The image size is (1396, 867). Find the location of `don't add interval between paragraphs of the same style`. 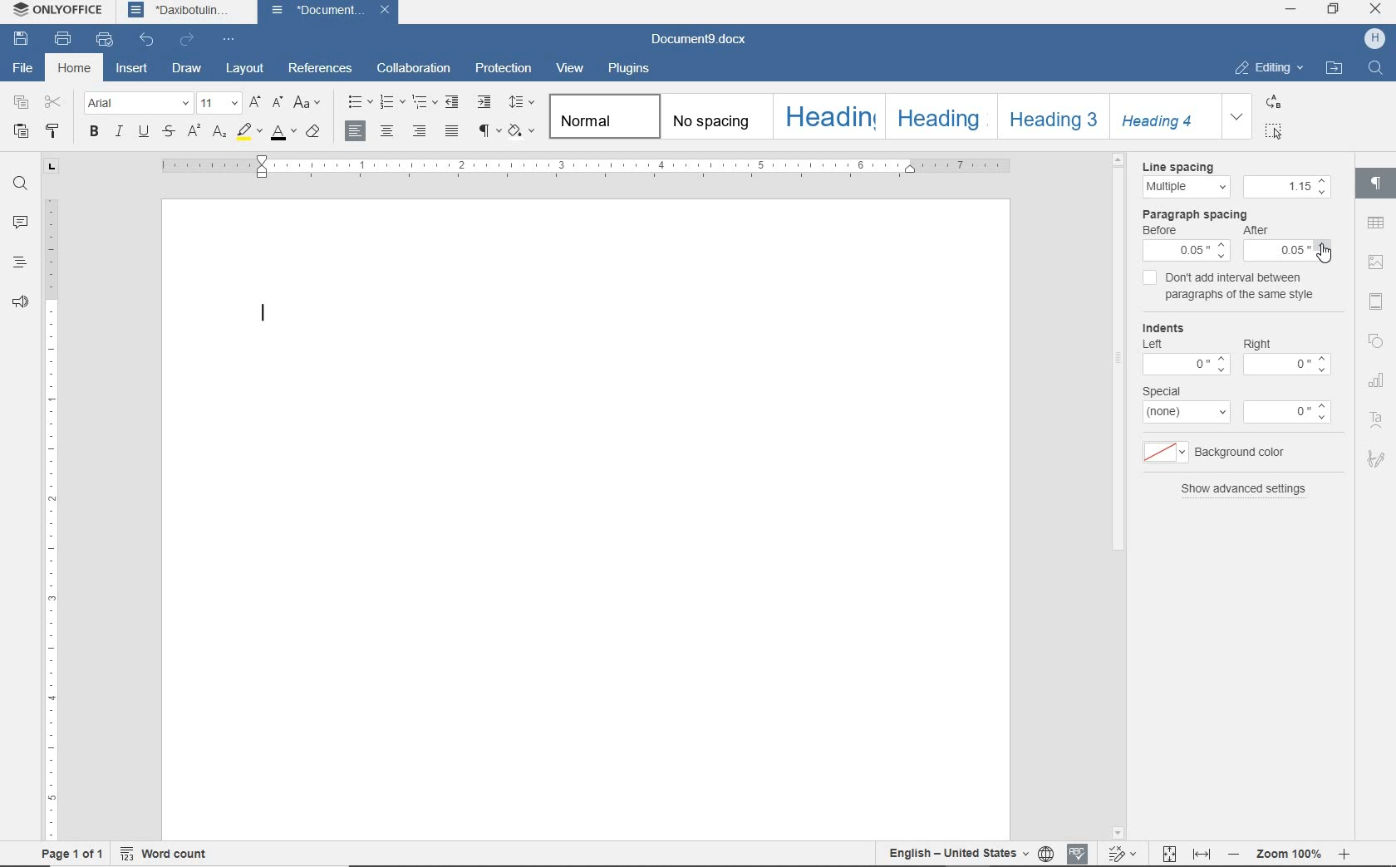

don't add interval between paragraphs of the same style is located at coordinates (1233, 284).